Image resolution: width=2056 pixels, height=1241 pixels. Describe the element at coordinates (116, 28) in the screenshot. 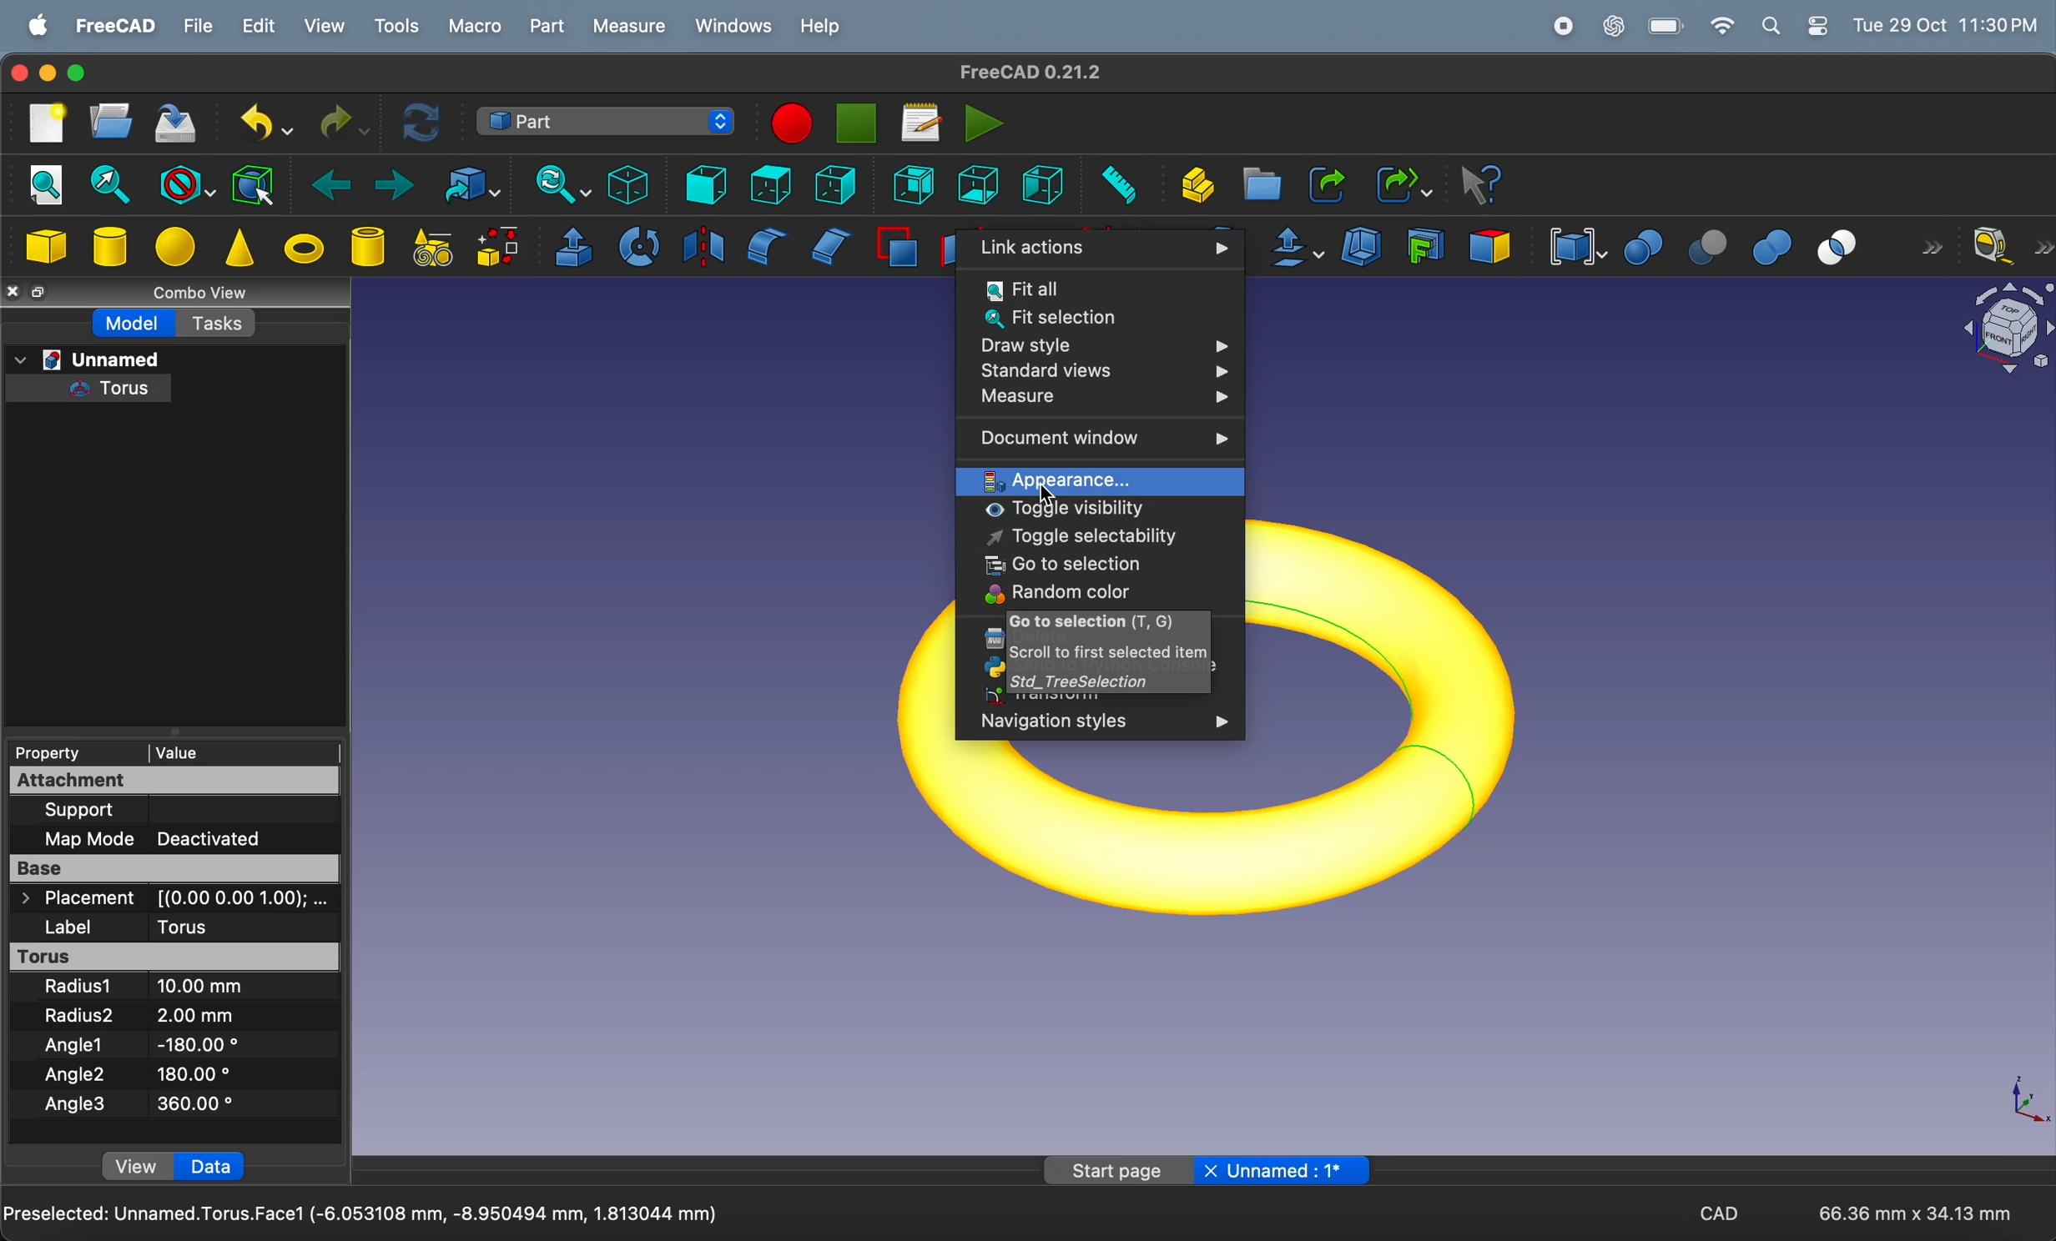

I see `free cad` at that location.